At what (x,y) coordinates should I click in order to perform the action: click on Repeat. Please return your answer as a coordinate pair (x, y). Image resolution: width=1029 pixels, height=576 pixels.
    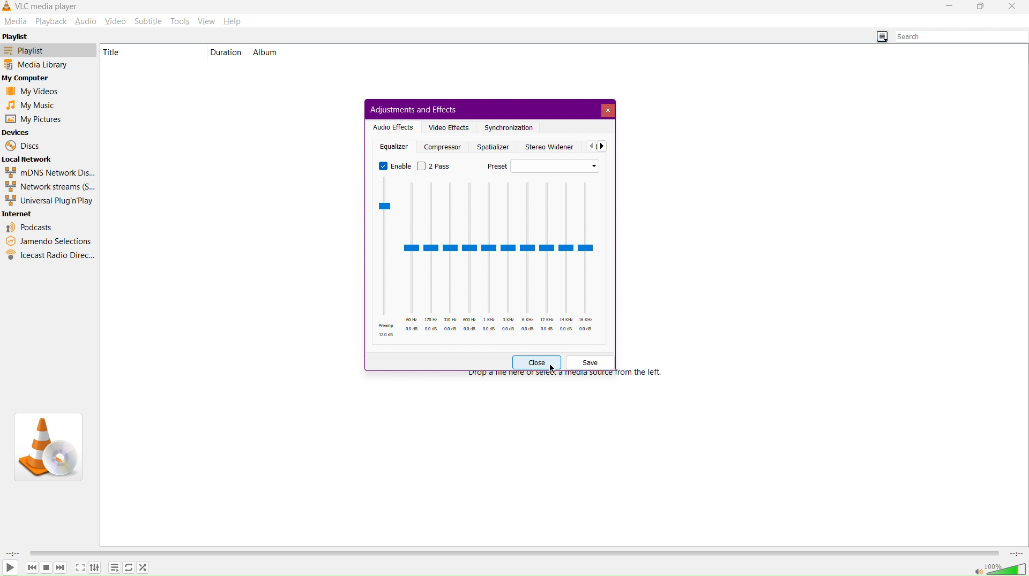
    Looking at the image, I should click on (129, 567).